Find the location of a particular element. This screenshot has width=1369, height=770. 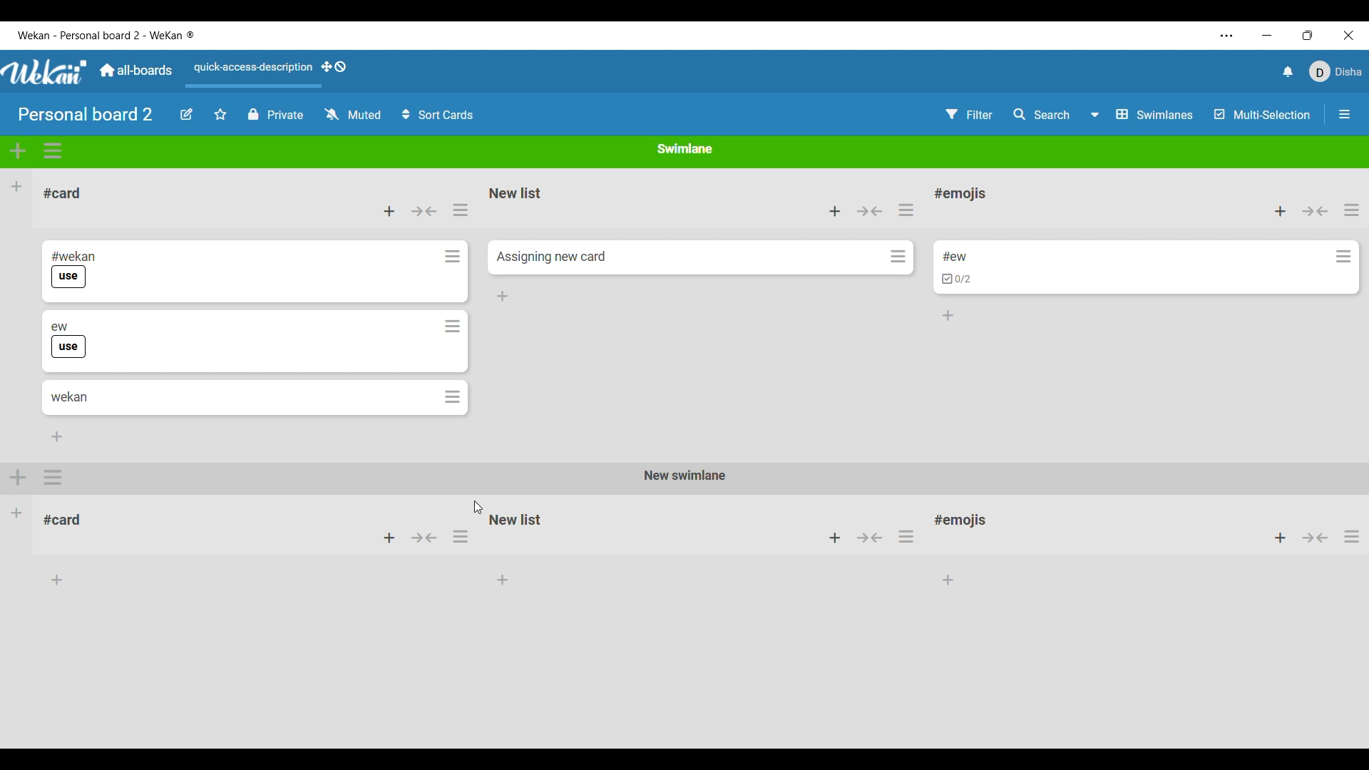

card actions is located at coordinates (452, 396).